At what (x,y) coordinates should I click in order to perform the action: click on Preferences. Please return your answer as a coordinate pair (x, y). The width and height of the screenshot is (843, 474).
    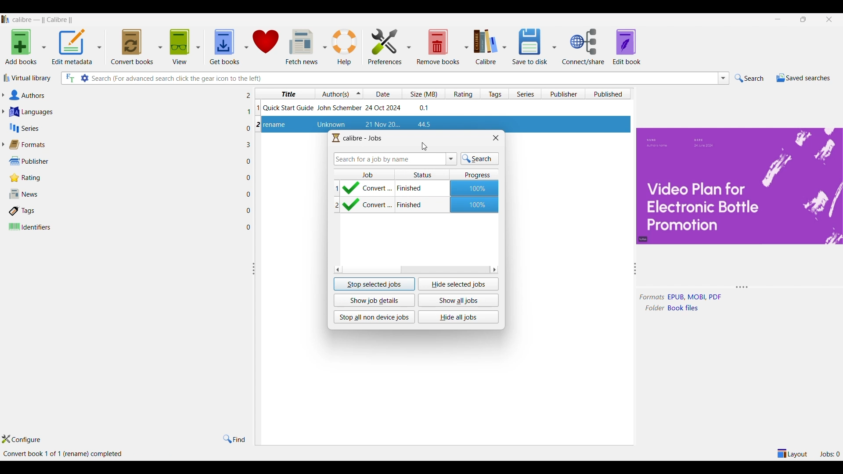
    Looking at the image, I should click on (385, 47).